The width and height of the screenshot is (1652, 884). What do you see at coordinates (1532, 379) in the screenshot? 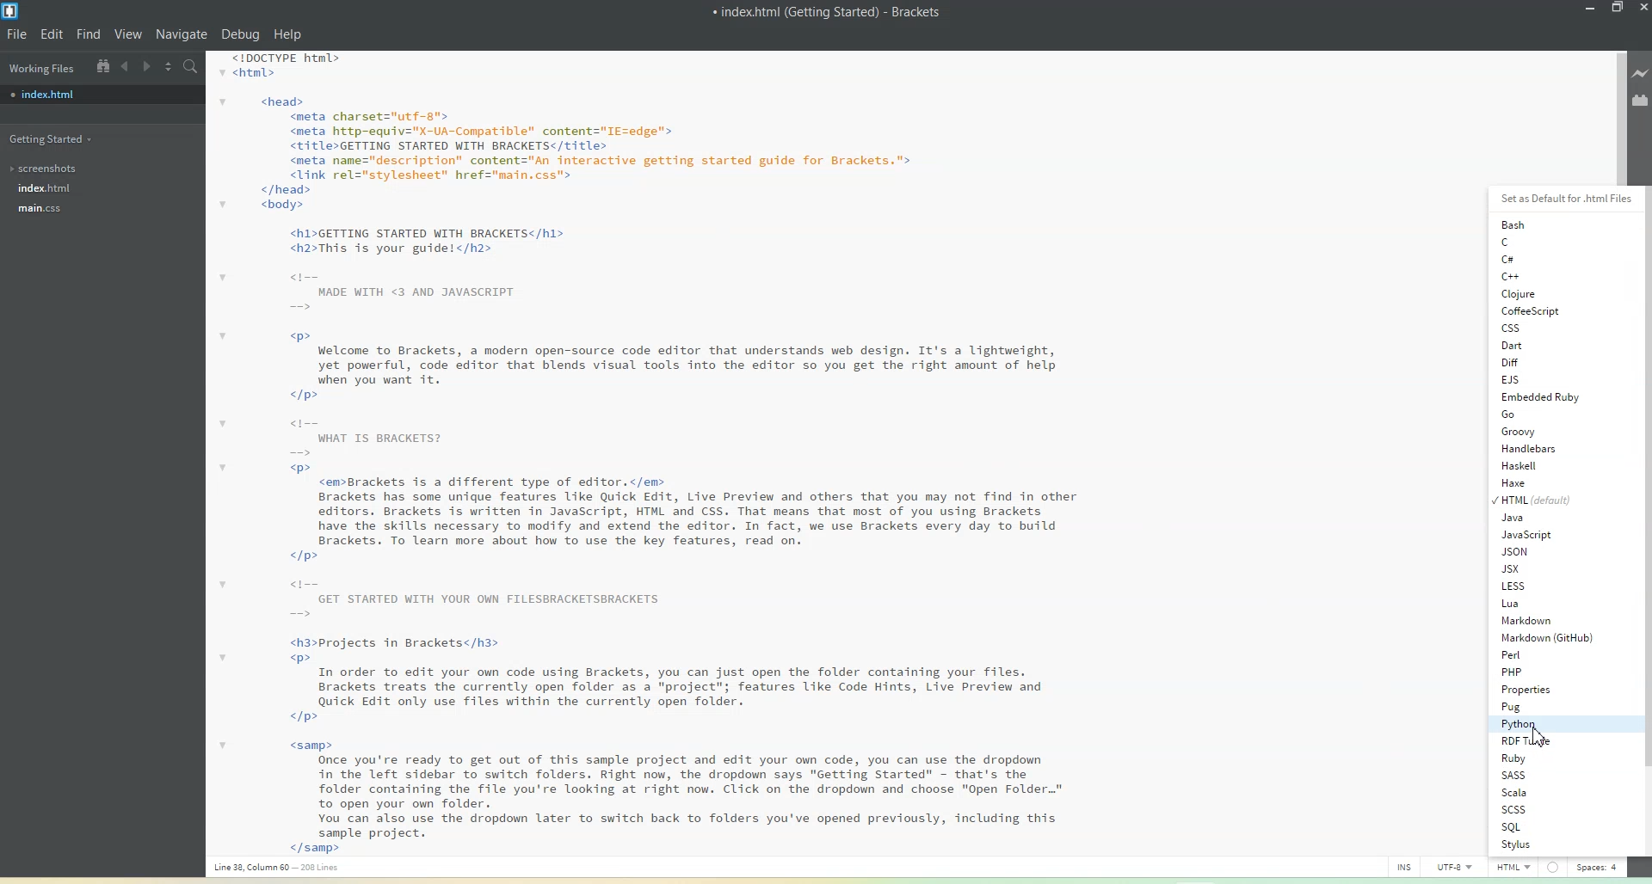
I see `EJS` at bounding box center [1532, 379].